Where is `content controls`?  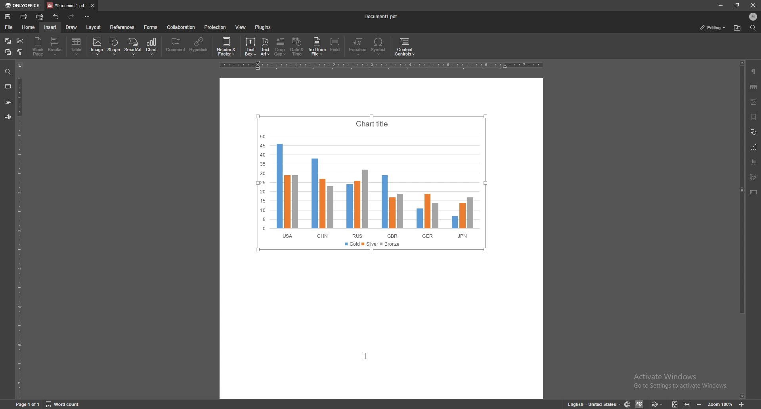
content controls is located at coordinates (406, 46).